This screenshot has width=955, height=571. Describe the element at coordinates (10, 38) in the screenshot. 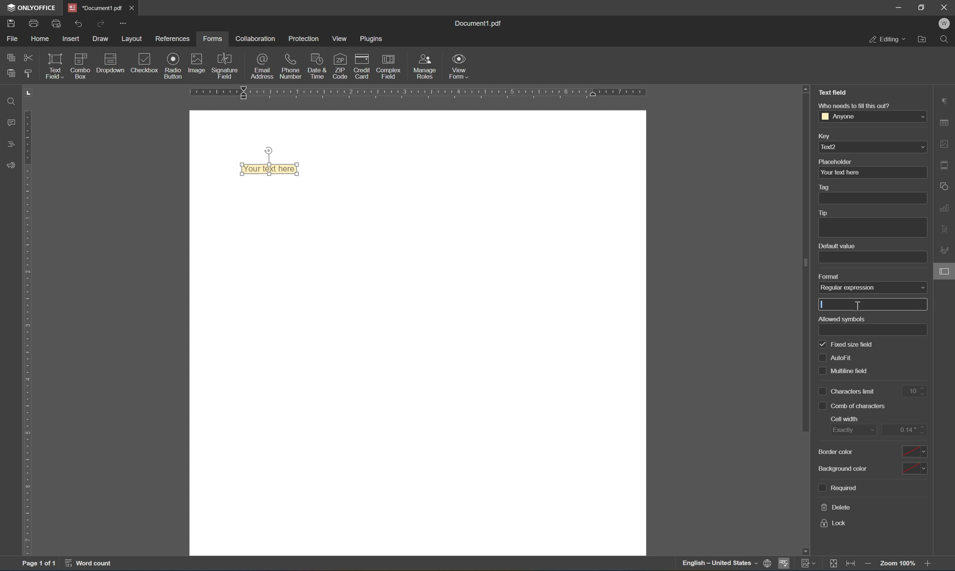

I see `file` at that location.